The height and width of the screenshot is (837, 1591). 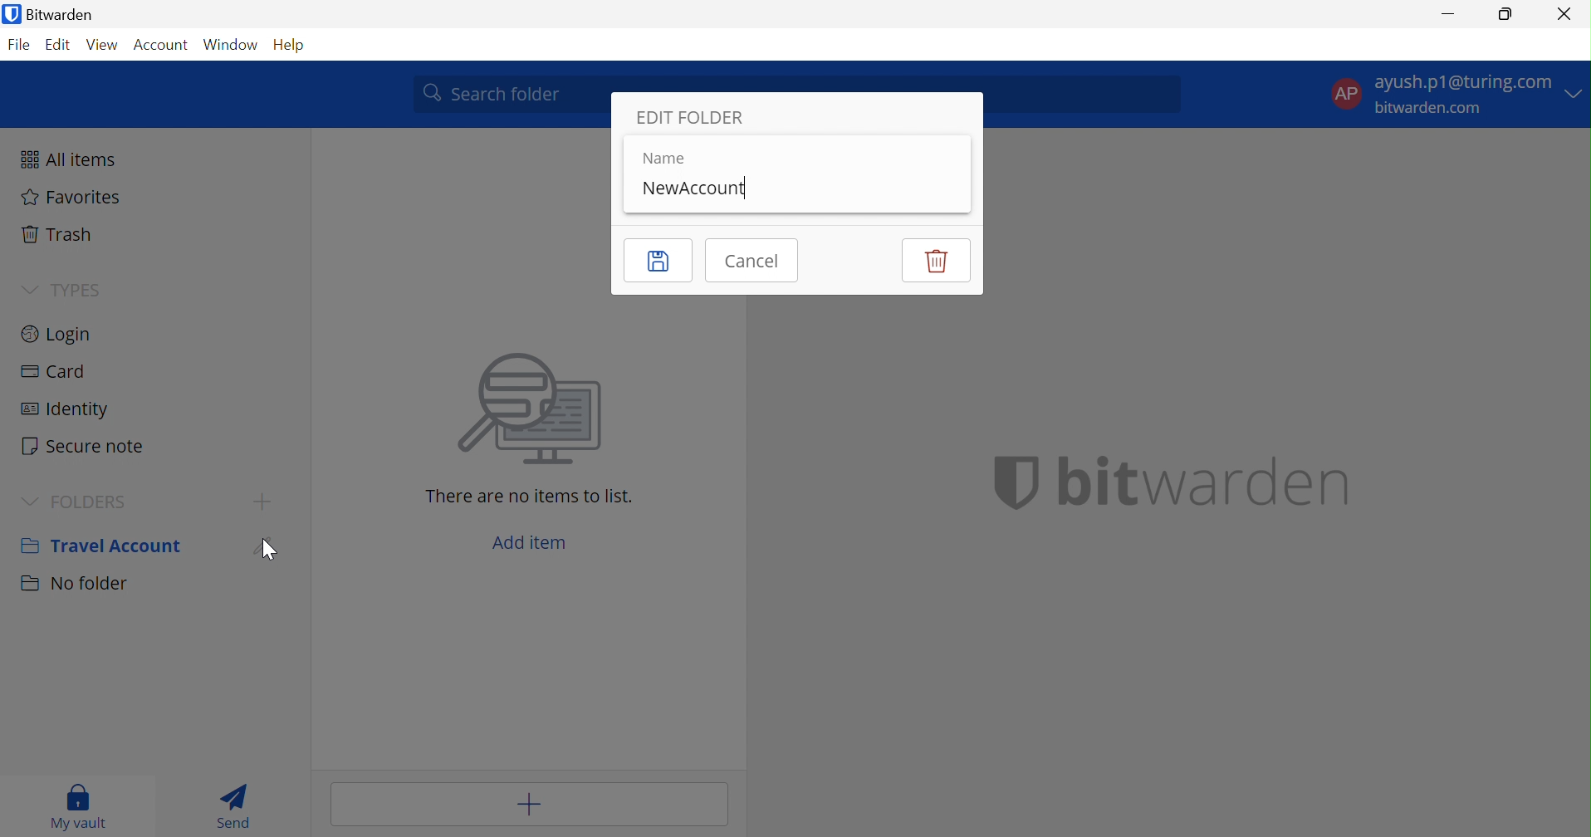 I want to click on TYPES, so click(x=78, y=288).